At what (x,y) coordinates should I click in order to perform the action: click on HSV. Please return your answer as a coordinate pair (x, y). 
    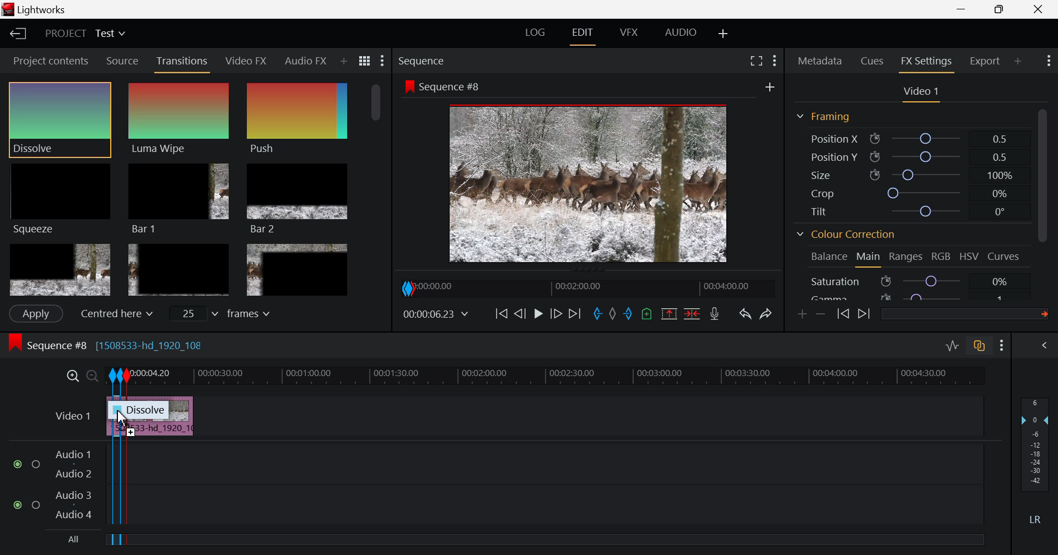
    Looking at the image, I should click on (969, 257).